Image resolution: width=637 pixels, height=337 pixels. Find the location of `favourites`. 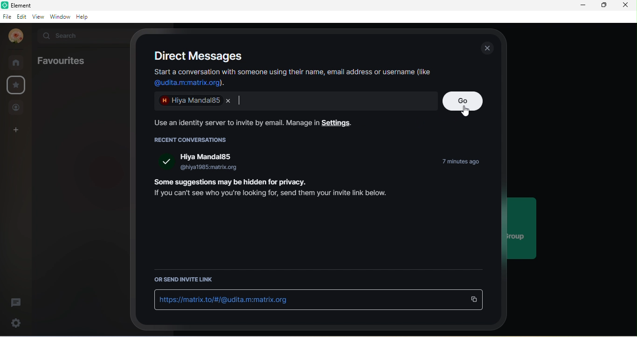

favourites is located at coordinates (60, 61).